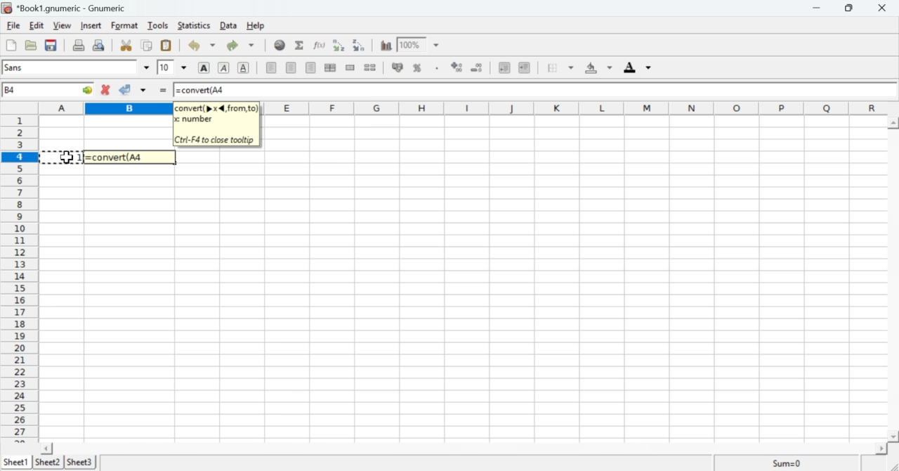 The height and width of the screenshot is (471, 899). What do you see at coordinates (32, 46) in the screenshot?
I see `Open a file` at bounding box center [32, 46].